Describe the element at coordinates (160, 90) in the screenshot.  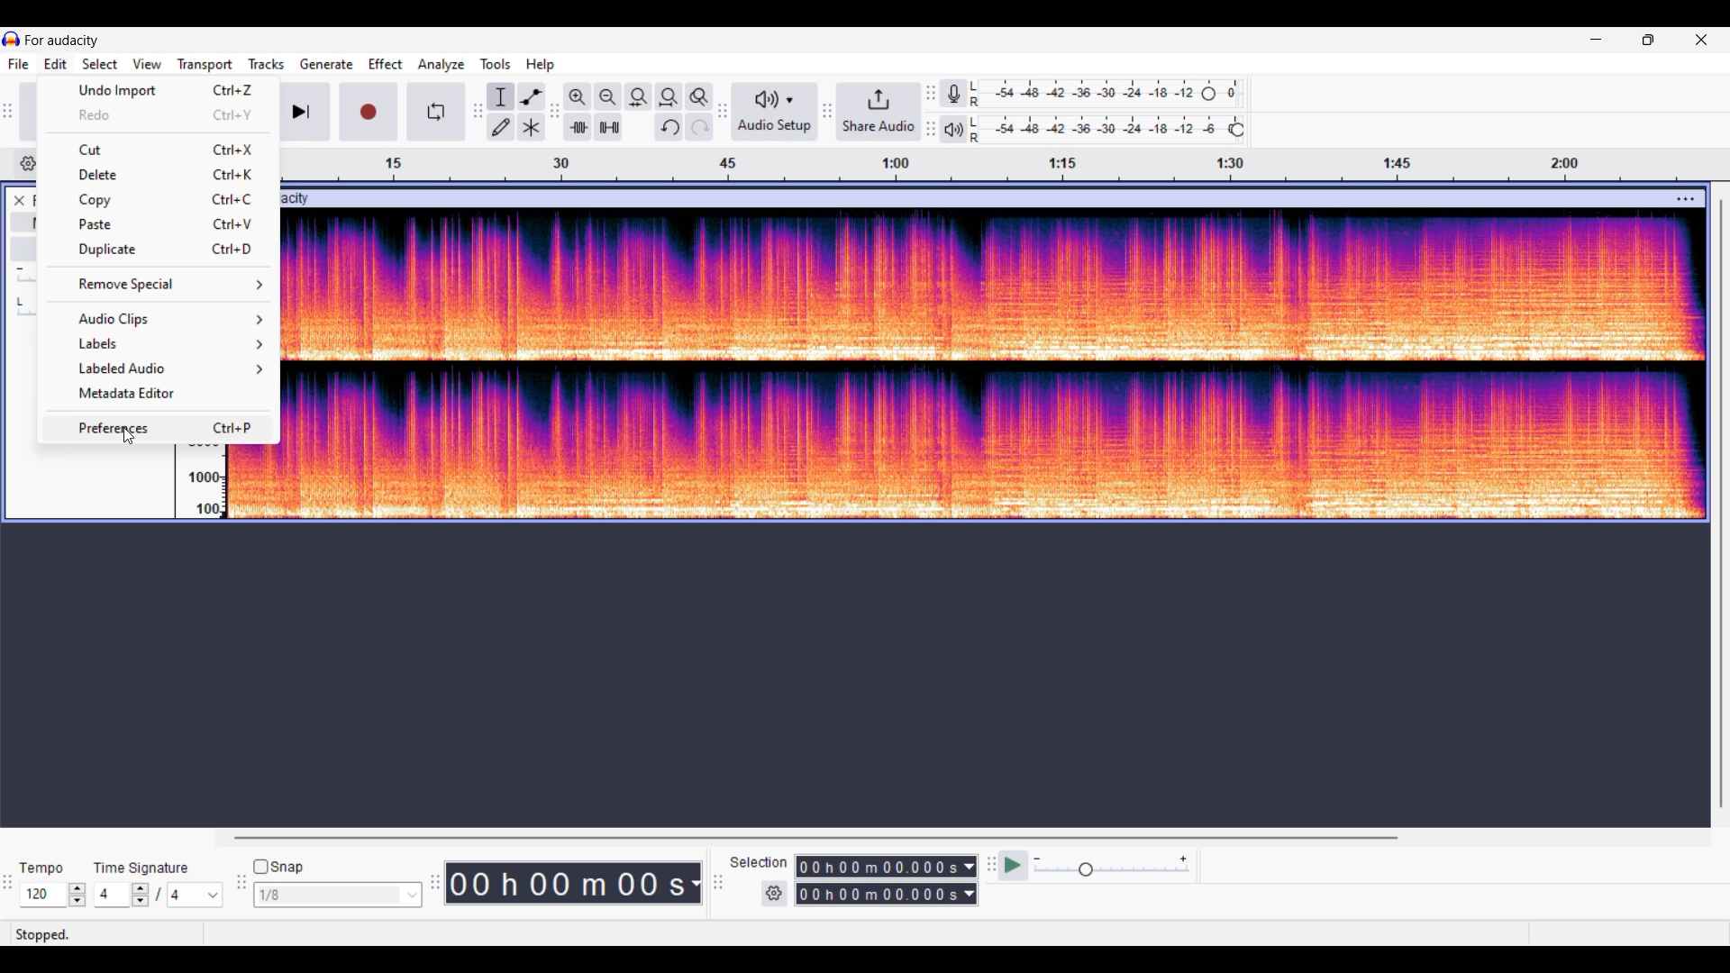
I see `Undo import` at that location.